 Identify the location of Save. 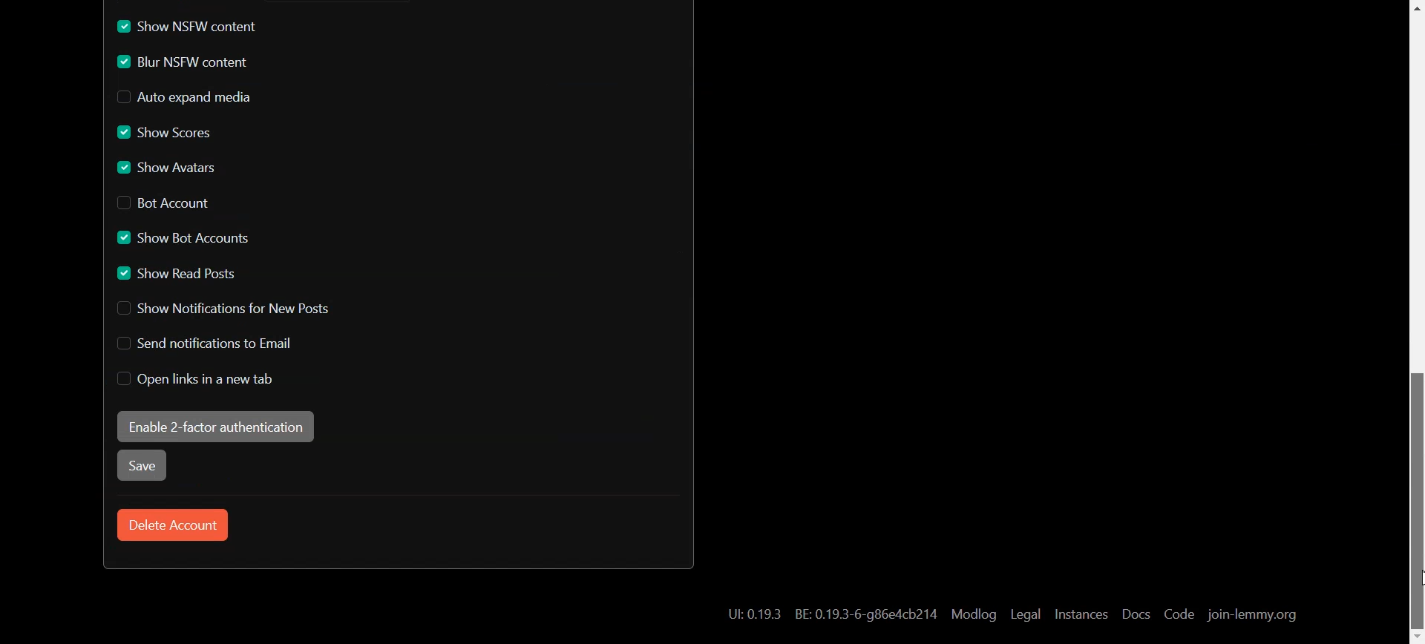
(143, 464).